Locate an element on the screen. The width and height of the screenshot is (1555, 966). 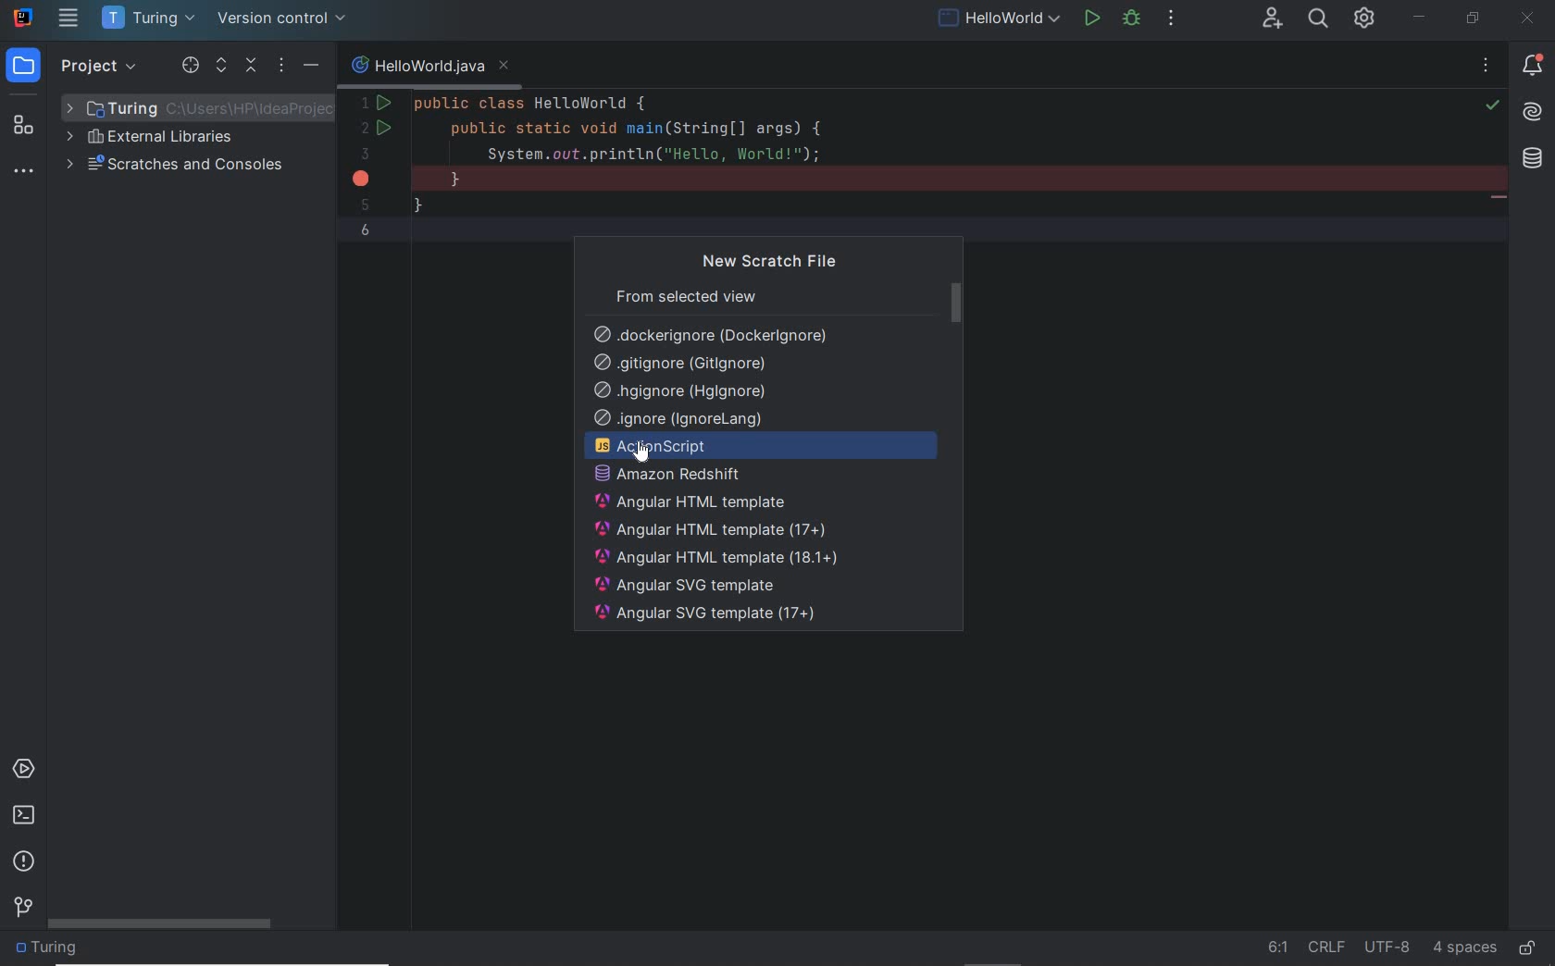
scrollbar is located at coordinates (957, 303).